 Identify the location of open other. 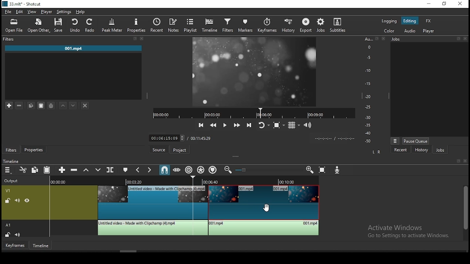
(39, 26).